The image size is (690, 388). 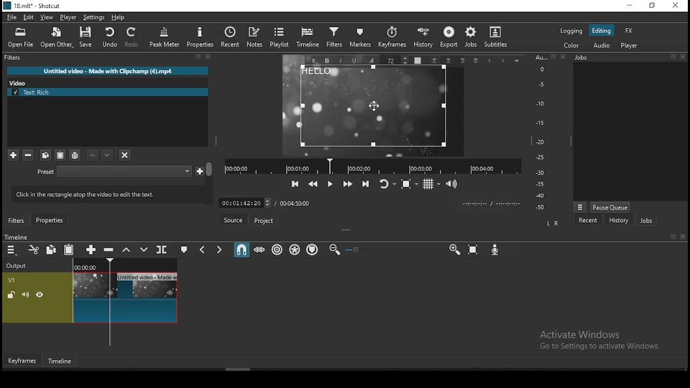 I want to click on lick in the rectangle atop the video to edit the text., so click(x=103, y=193).